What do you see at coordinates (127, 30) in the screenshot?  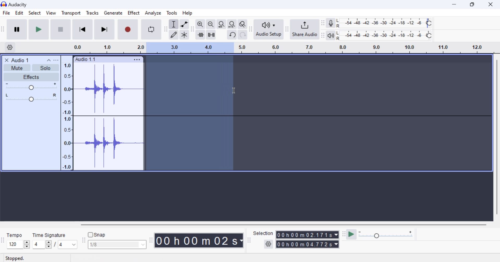 I see `Record` at bounding box center [127, 30].